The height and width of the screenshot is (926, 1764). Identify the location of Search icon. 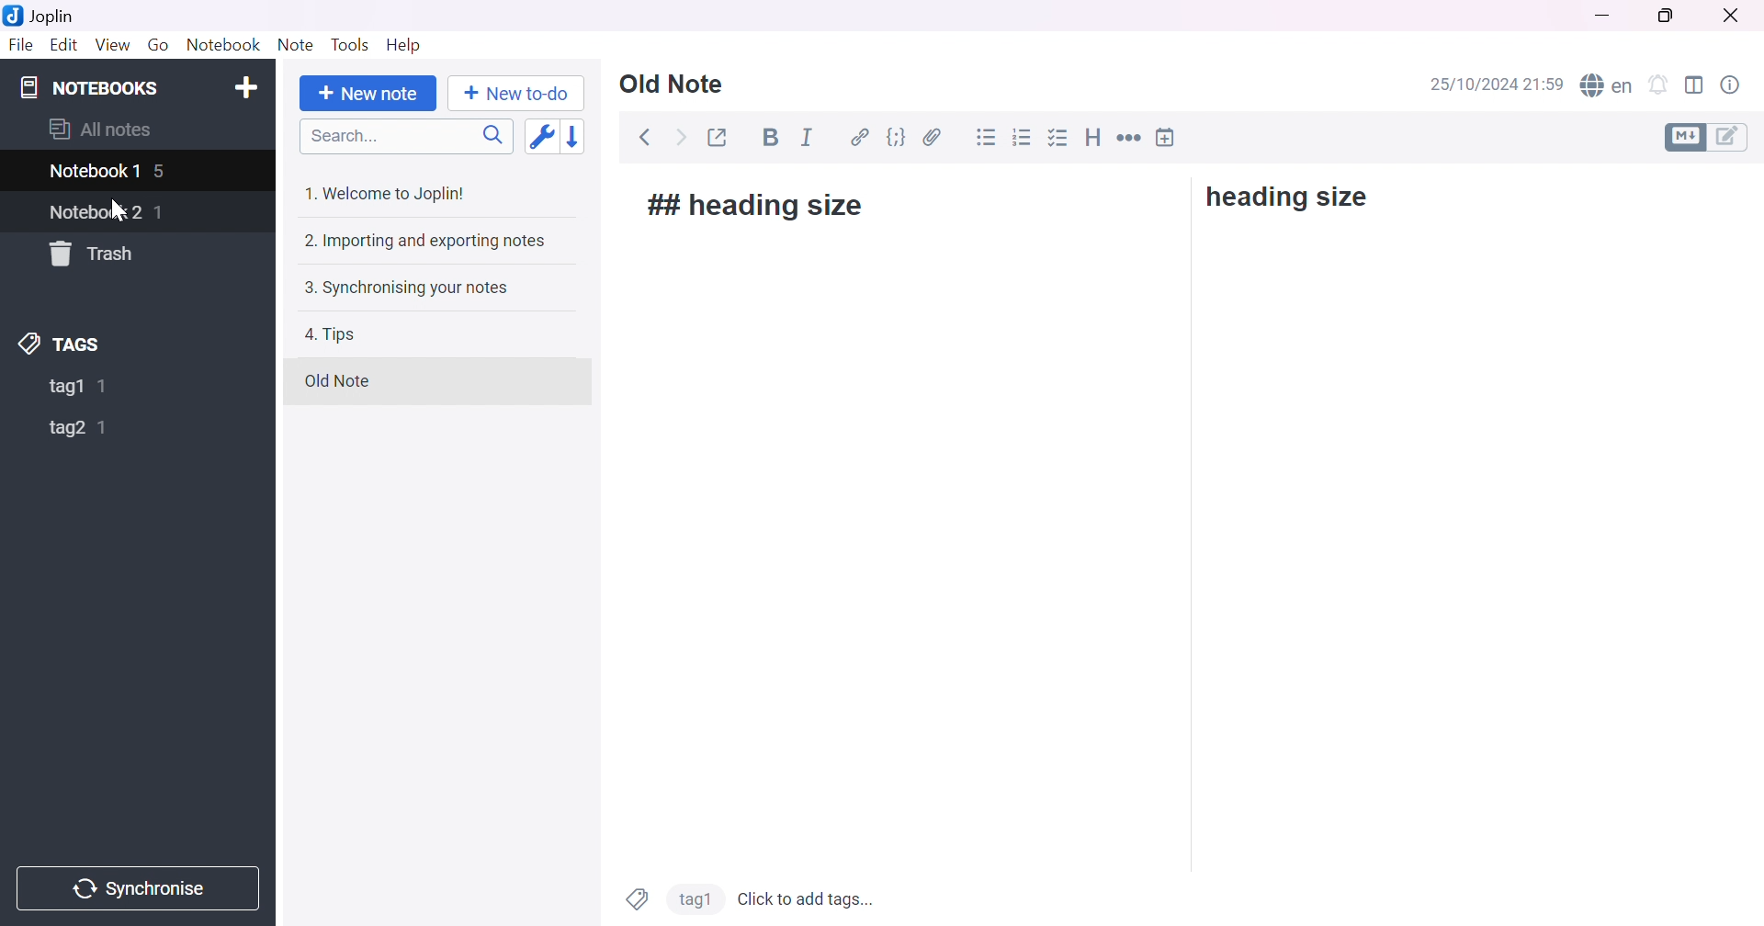
(488, 138).